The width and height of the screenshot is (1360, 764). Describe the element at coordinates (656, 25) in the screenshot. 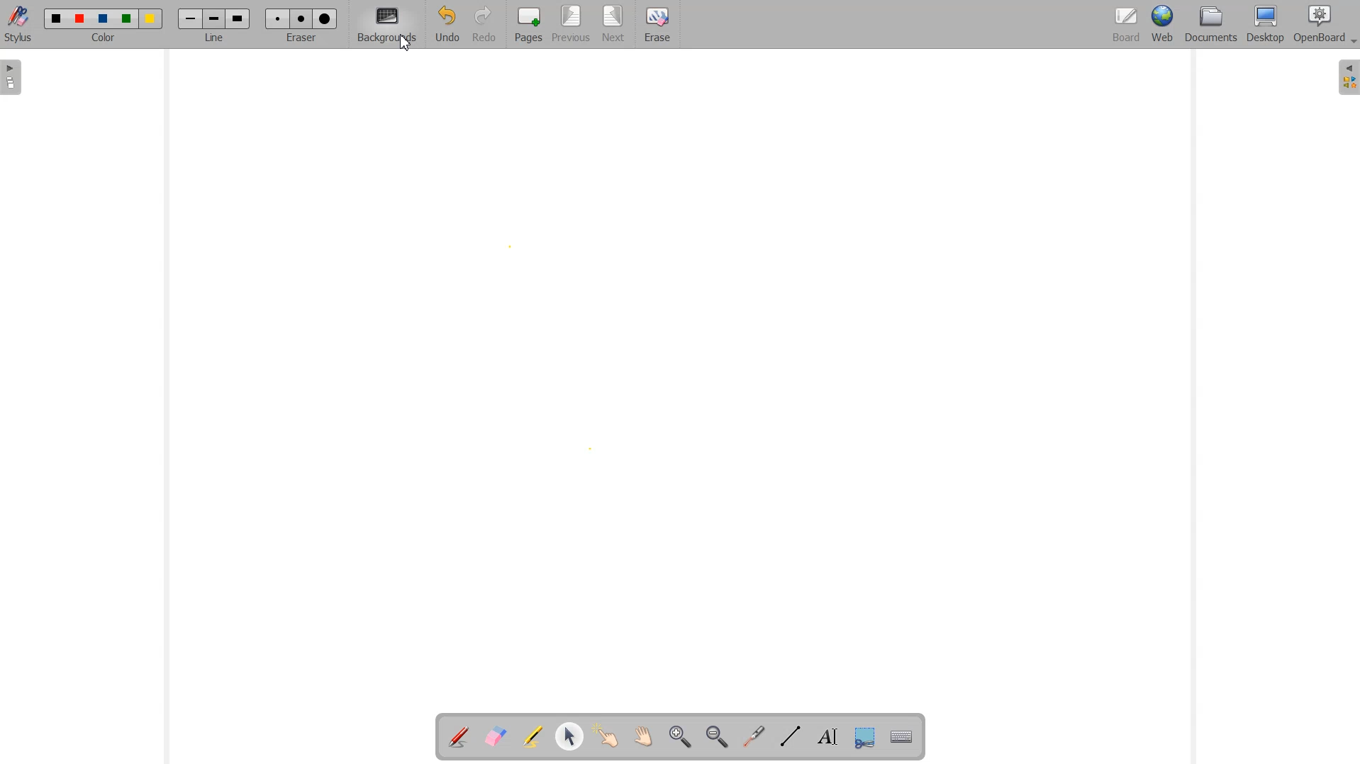

I see `Erase` at that location.